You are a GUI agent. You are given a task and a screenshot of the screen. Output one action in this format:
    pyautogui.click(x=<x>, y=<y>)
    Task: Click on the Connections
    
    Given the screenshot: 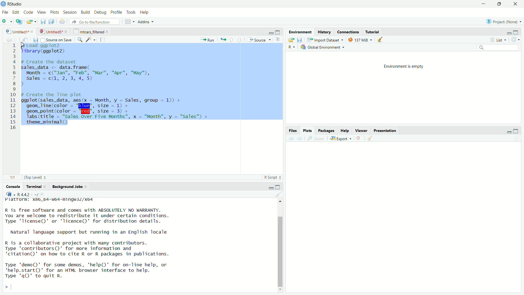 What is the action you would take?
    pyautogui.click(x=348, y=32)
    